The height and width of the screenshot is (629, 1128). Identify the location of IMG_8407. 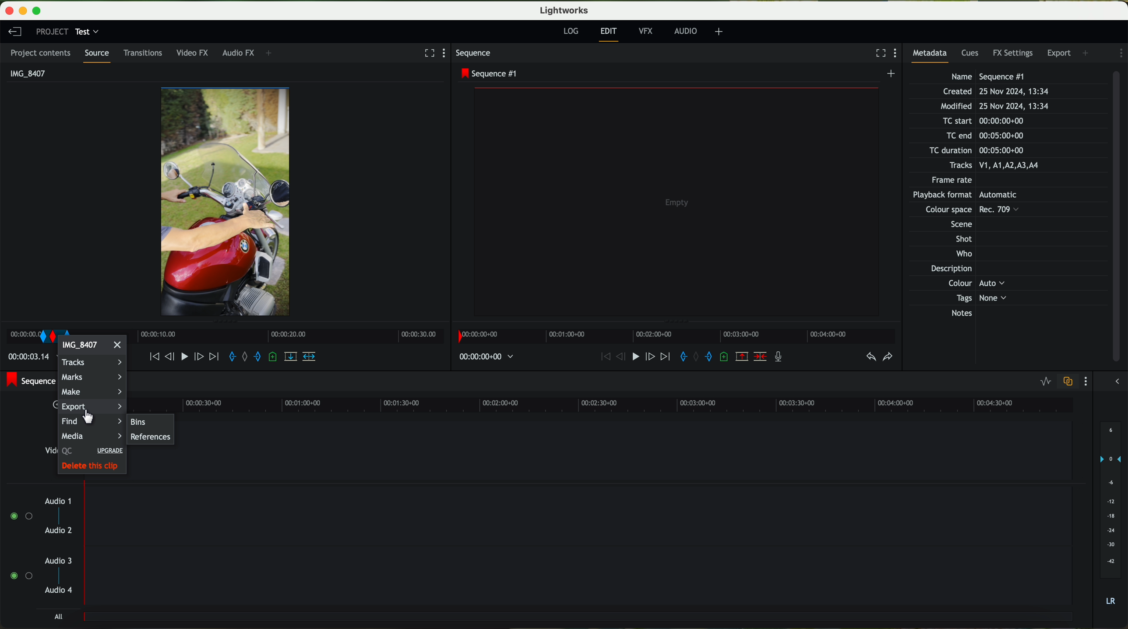
(26, 73).